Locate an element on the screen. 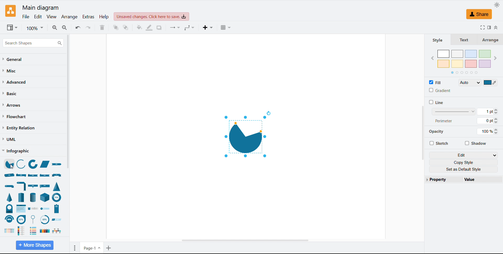 This screenshot has height=254, width=503. Zoom in  is located at coordinates (54, 27).